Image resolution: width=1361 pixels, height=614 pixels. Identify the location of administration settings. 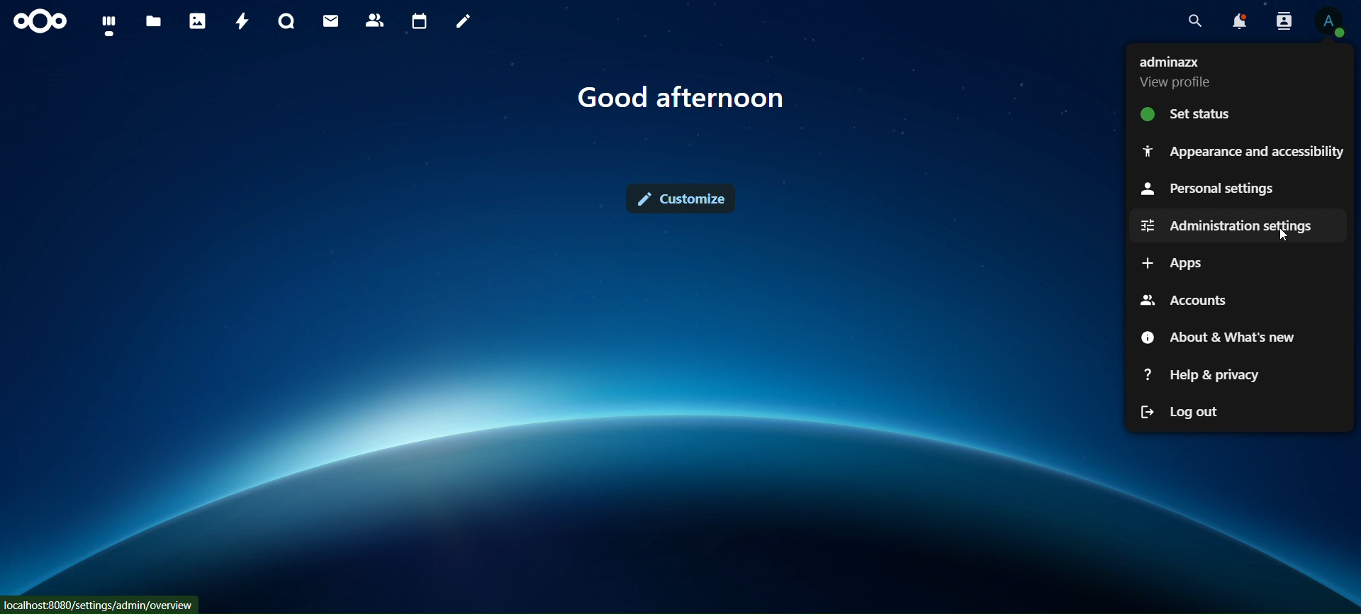
(1230, 225).